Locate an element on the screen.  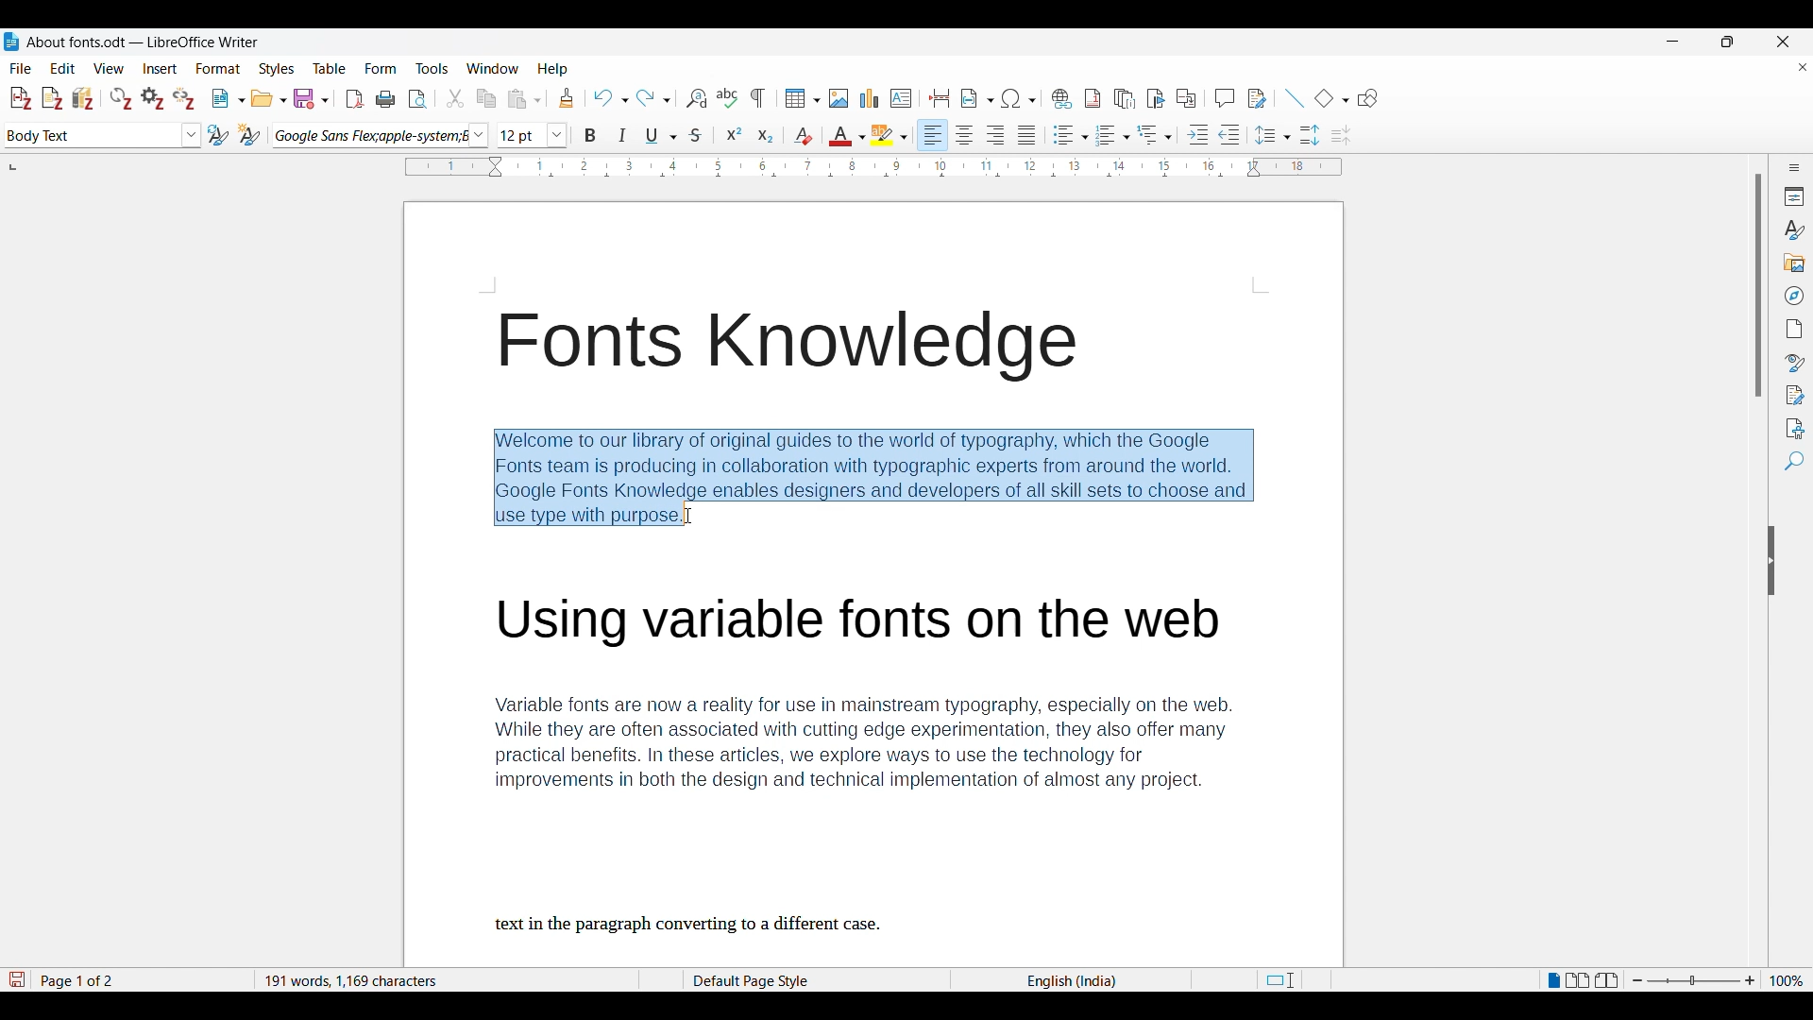
Insert table is located at coordinates (803, 98).